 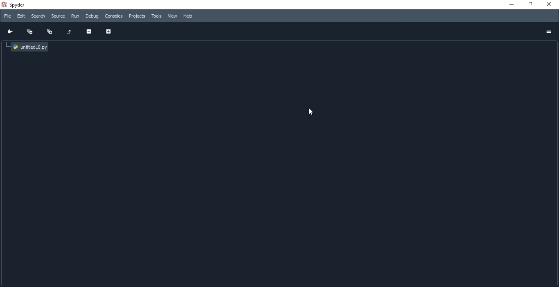 What do you see at coordinates (156, 16) in the screenshot?
I see `Tools` at bounding box center [156, 16].